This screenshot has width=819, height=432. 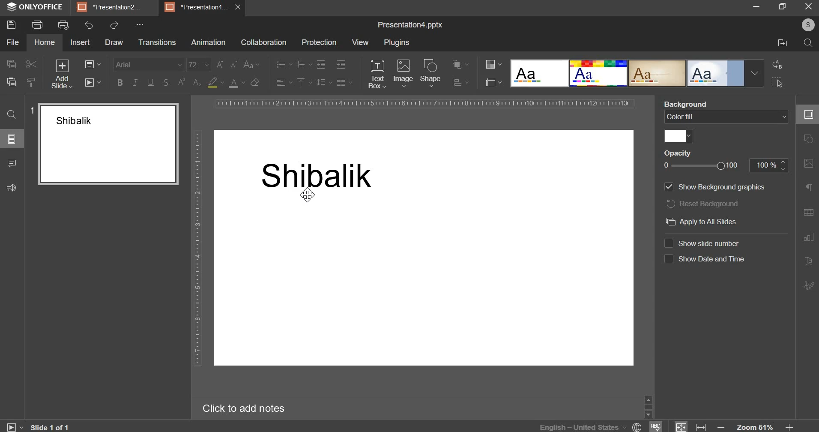 What do you see at coordinates (578, 426) in the screenshot?
I see `english - united states` at bounding box center [578, 426].